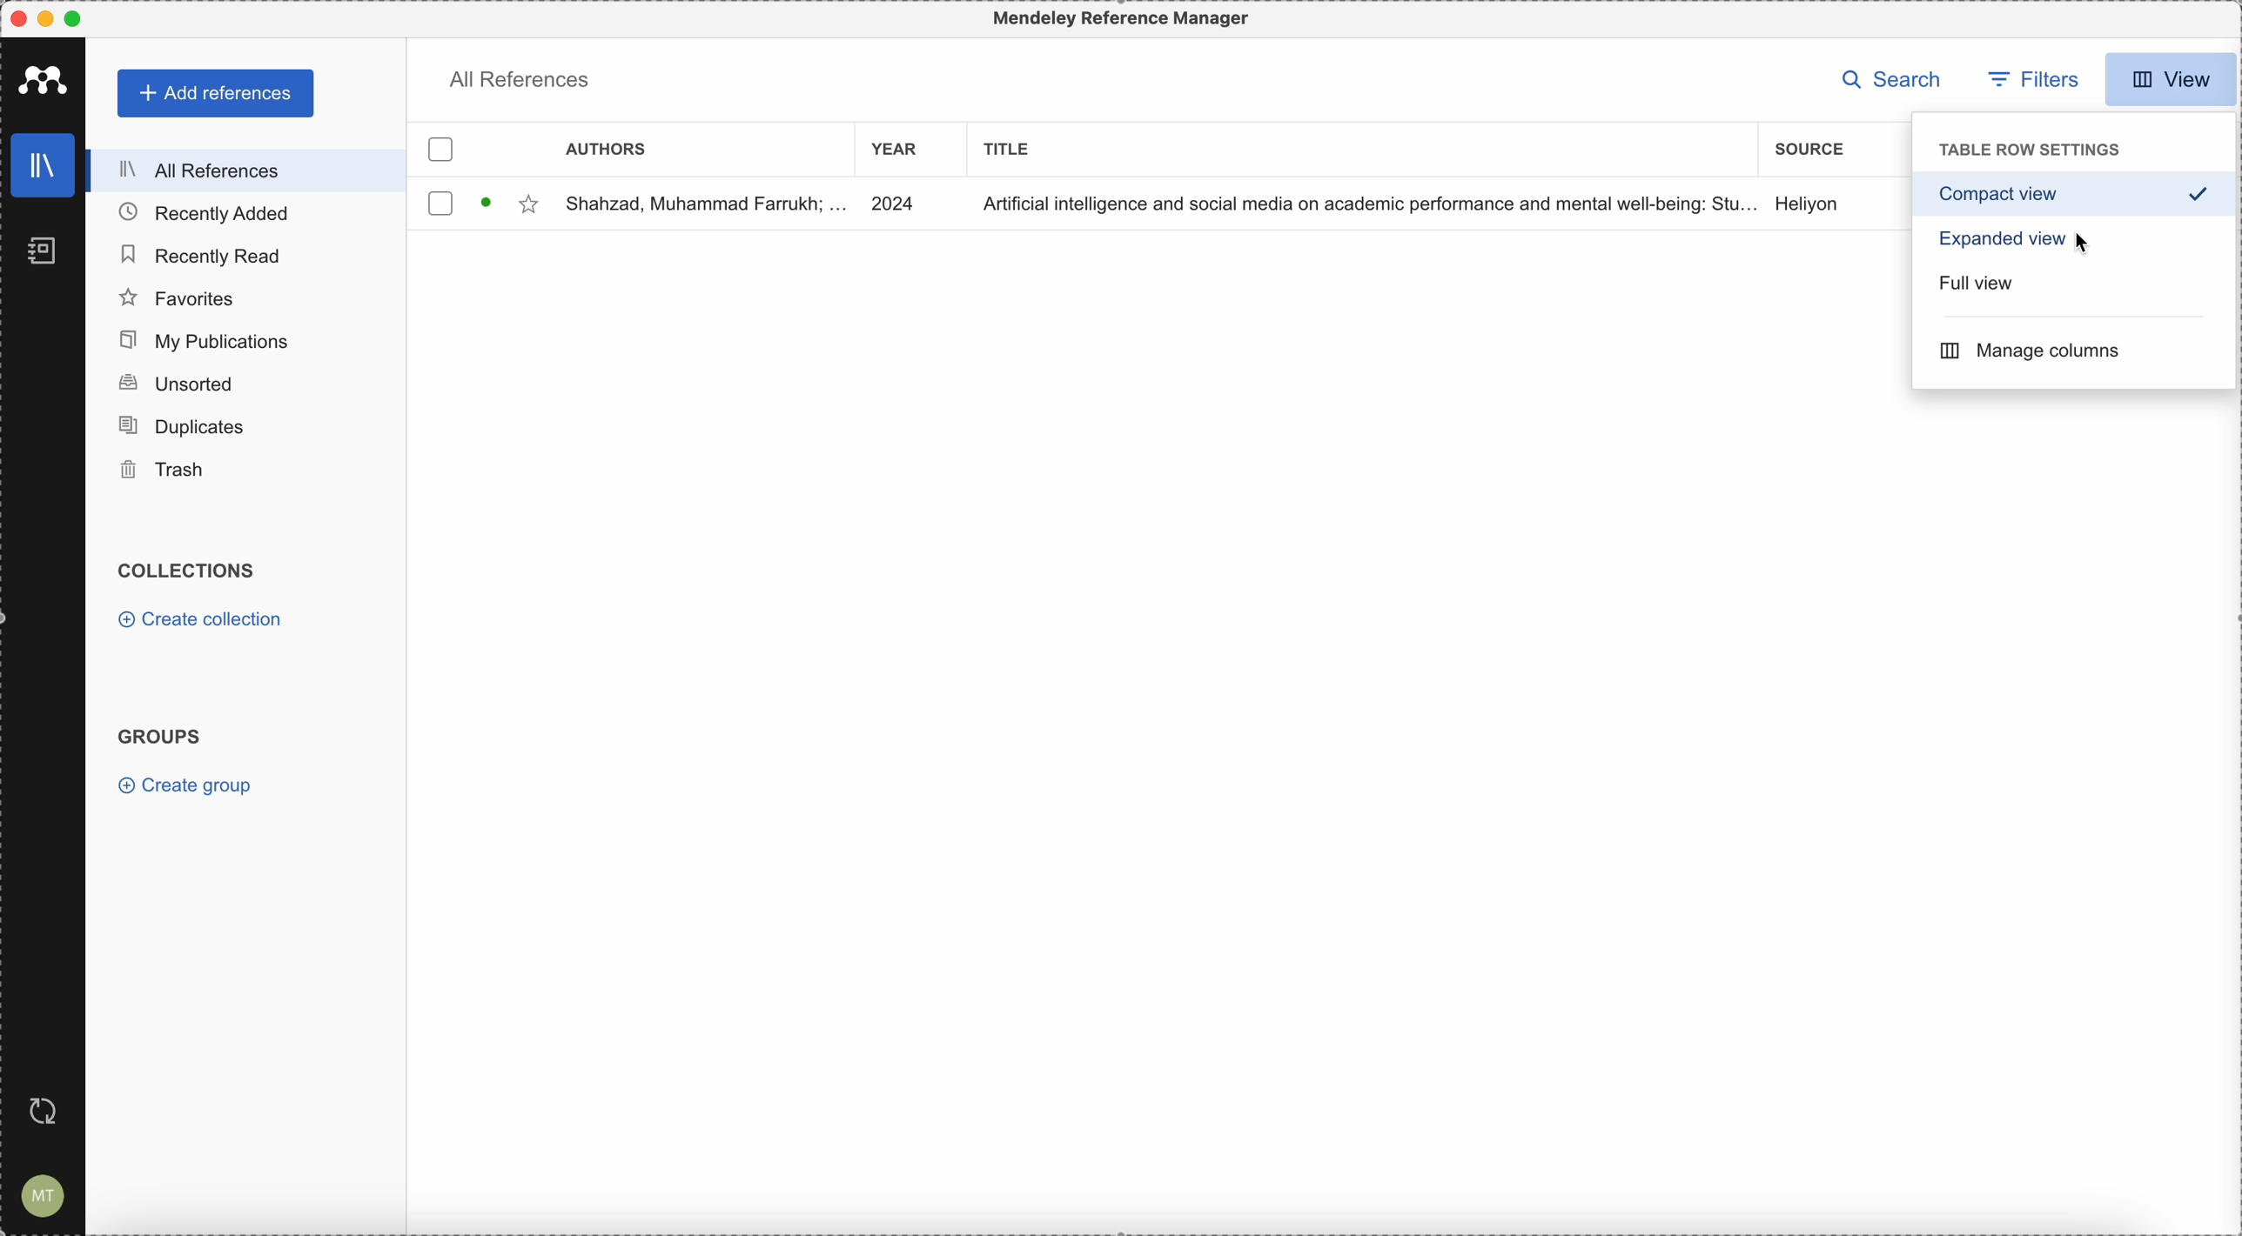 This screenshot has height=1236, width=2242. I want to click on favorite, so click(528, 205).